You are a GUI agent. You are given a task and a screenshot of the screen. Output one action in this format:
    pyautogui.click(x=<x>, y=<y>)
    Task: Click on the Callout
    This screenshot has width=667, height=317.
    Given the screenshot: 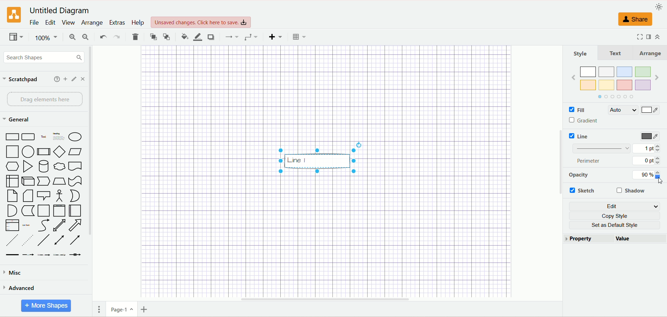 What is the action you would take?
    pyautogui.click(x=44, y=196)
    